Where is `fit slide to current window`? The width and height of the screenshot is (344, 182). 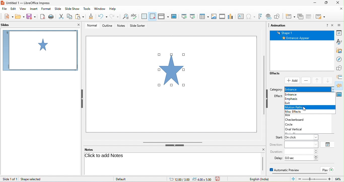 fit slide to current window is located at coordinates (293, 179).